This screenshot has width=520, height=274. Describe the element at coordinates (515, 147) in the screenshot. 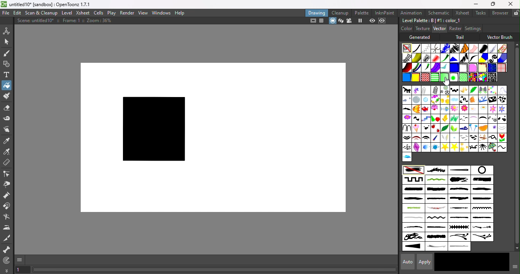

I see `vertical scroll bar` at that location.